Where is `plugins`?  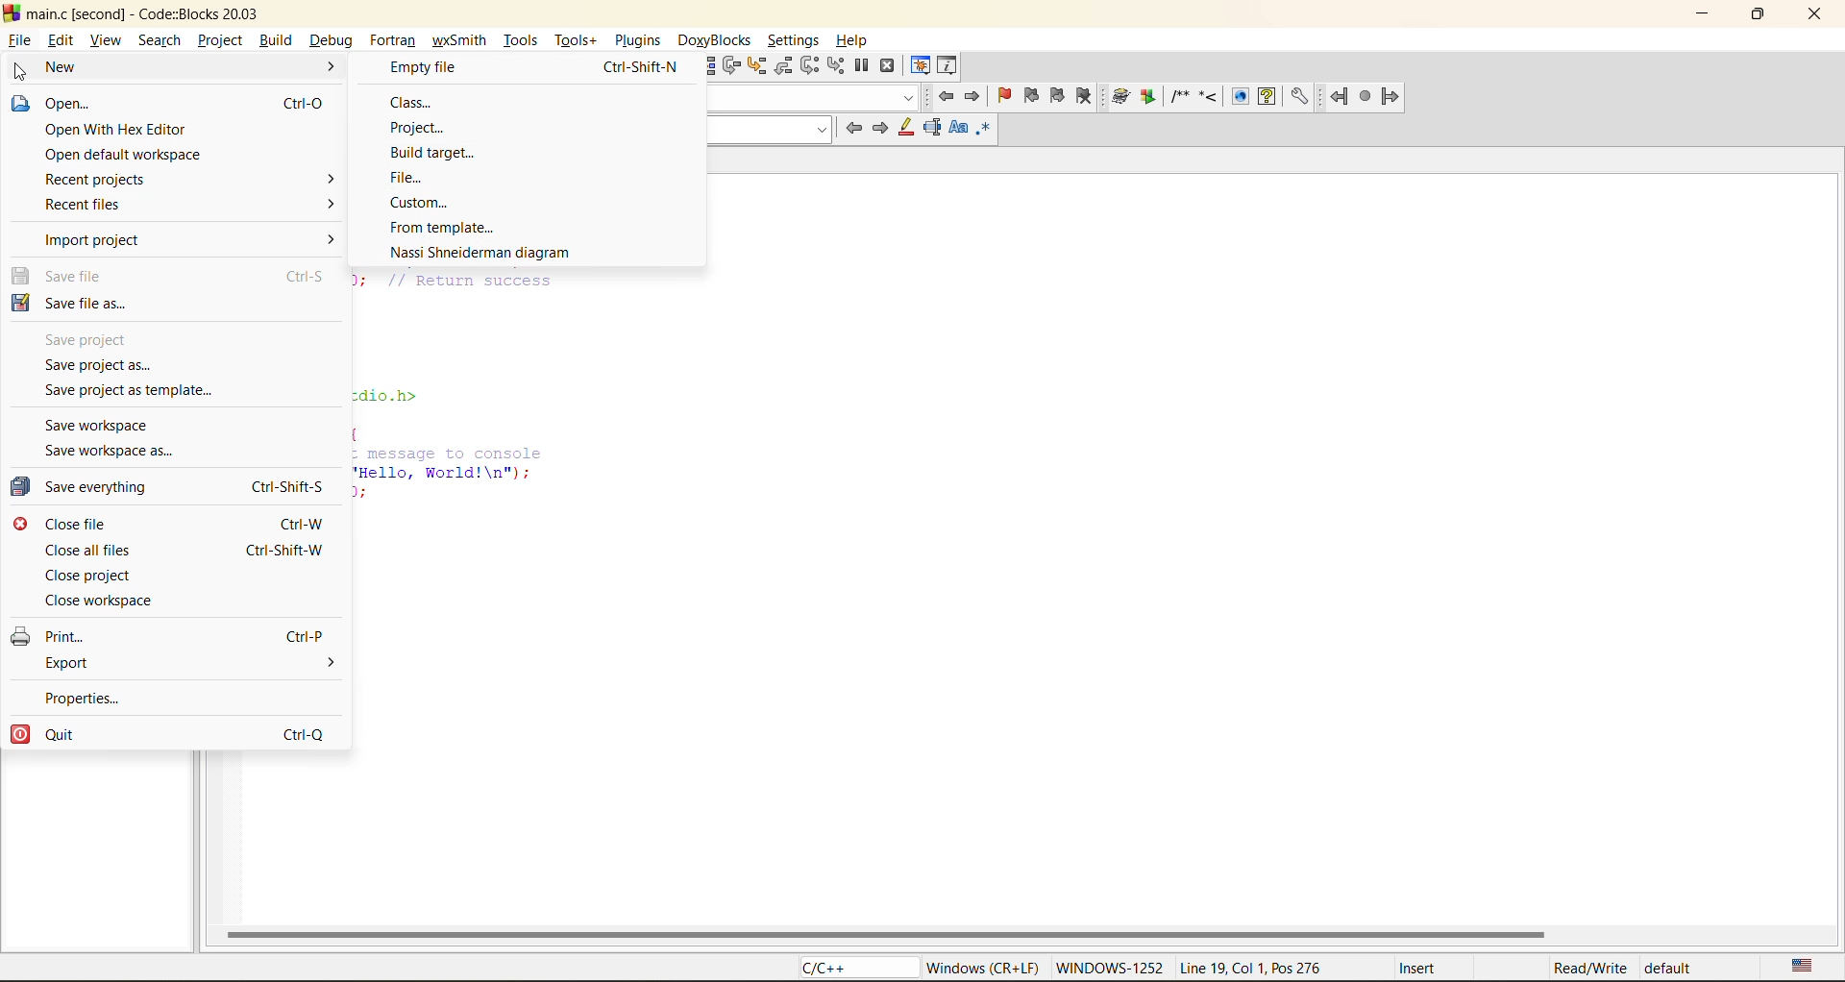
plugins is located at coordinates (640, 40).